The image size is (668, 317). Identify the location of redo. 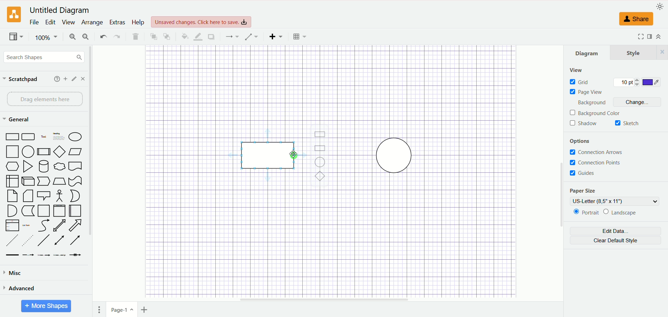
(117, 36).